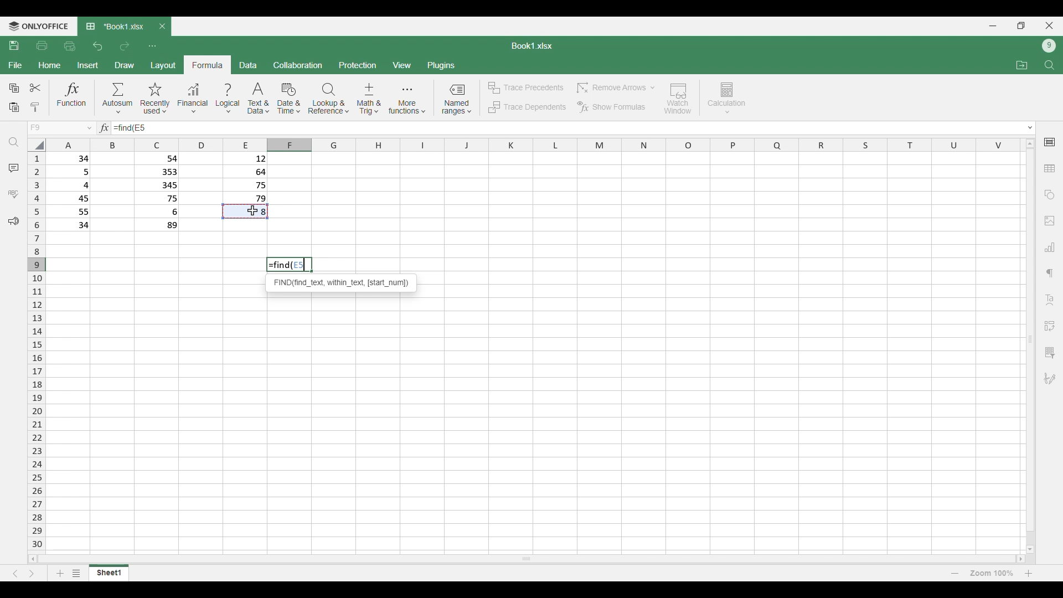  I want to click on Current tab, so click(115, 27).